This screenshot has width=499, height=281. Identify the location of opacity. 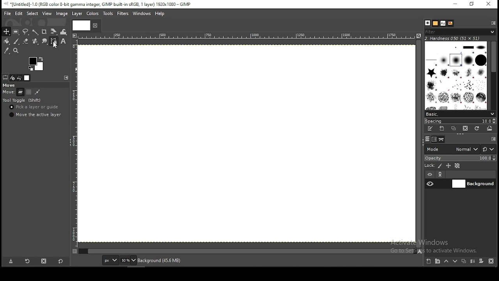
(460, 158).